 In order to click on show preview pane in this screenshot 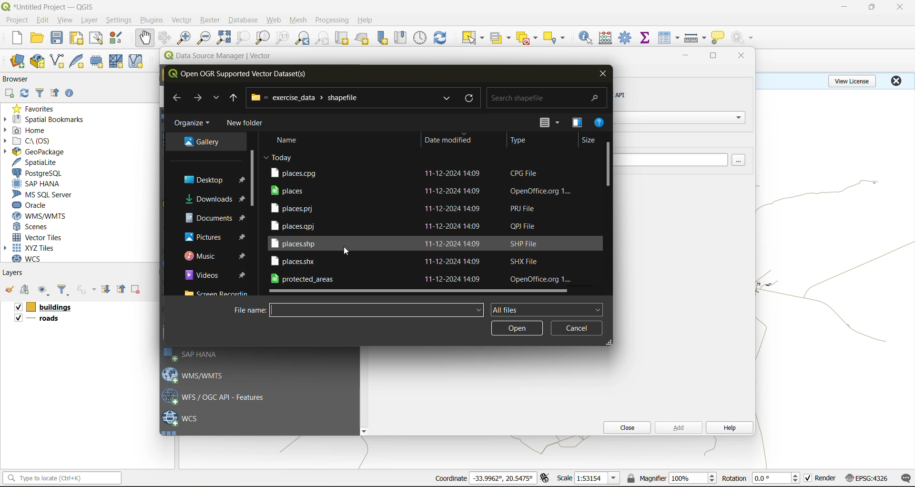, I will do `click(576, 123)`.